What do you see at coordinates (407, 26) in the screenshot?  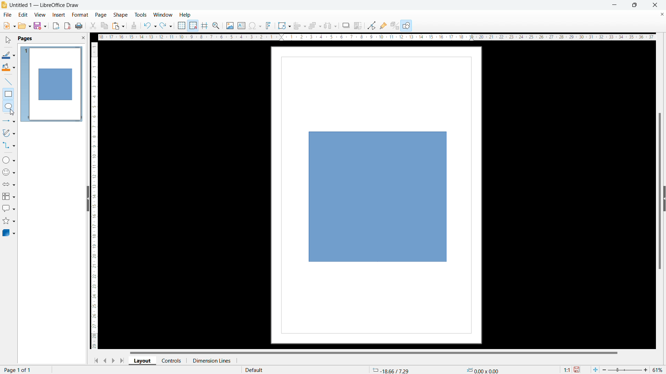 I see `show draw functions` at bounding box center [407, 26].